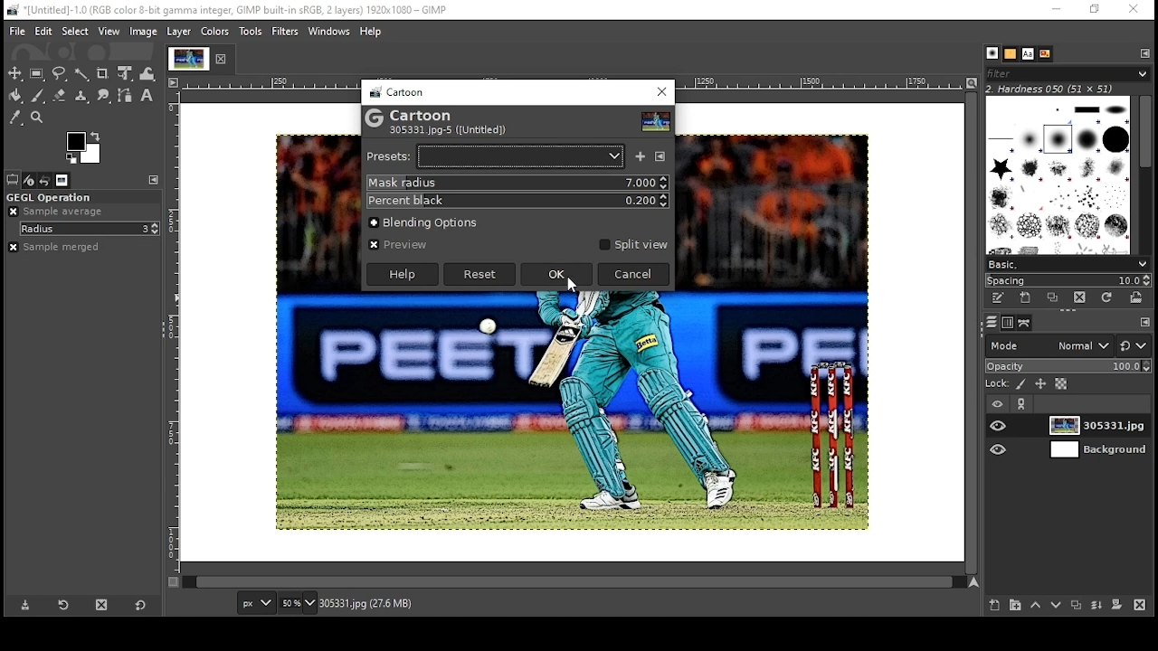 Image resolution: width=1158 pixels, height=651 pixels. Describe the element at coordinates (54, 247) in the screenshot. I see `sample merged` at that location.